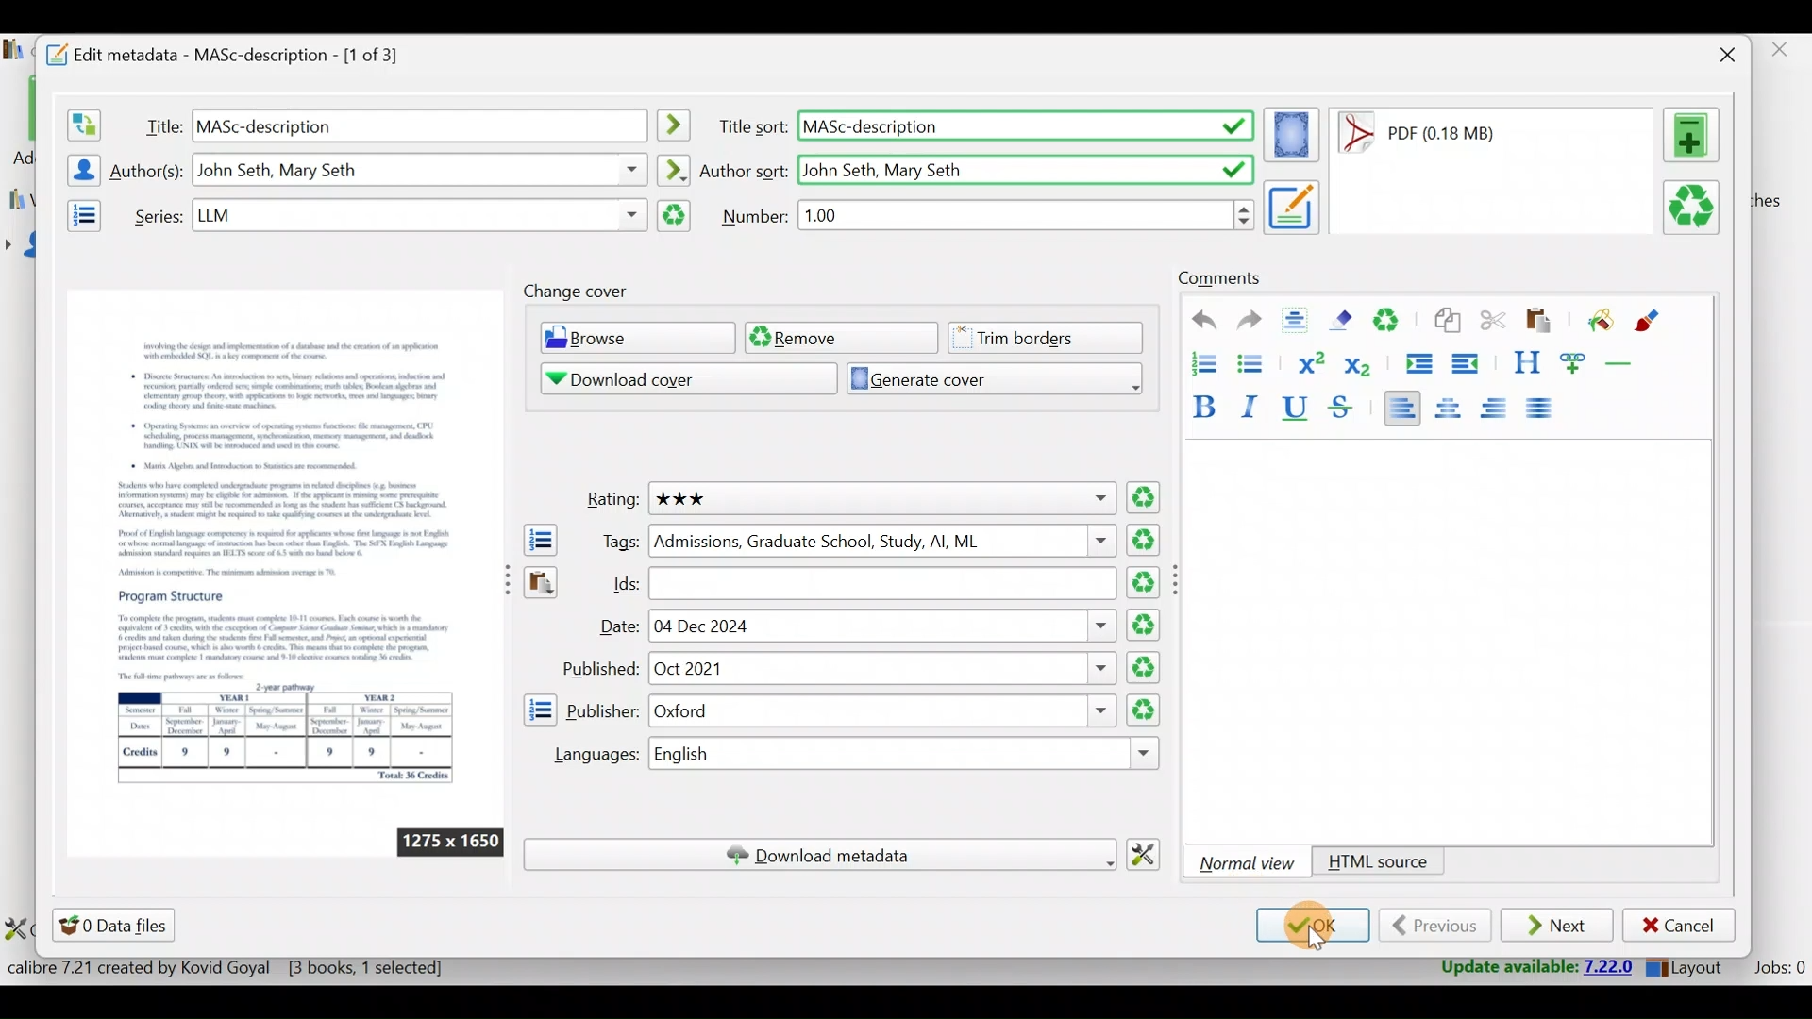 The image size is (1812, 1019). I want to click on Title, so click(159, 123).